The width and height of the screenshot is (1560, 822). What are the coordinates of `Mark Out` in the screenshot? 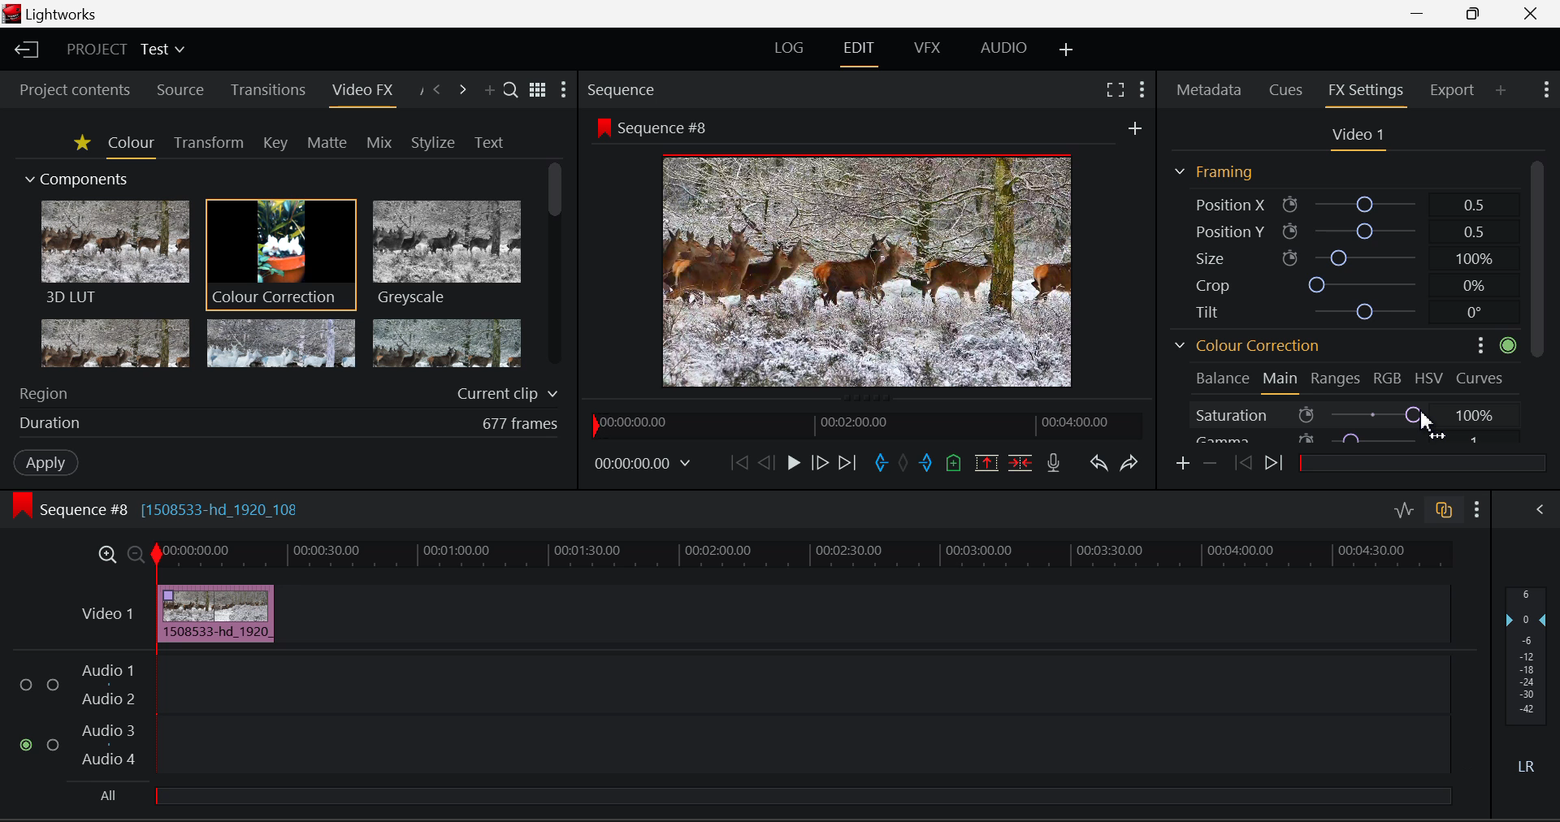 It's located at (926, 463).